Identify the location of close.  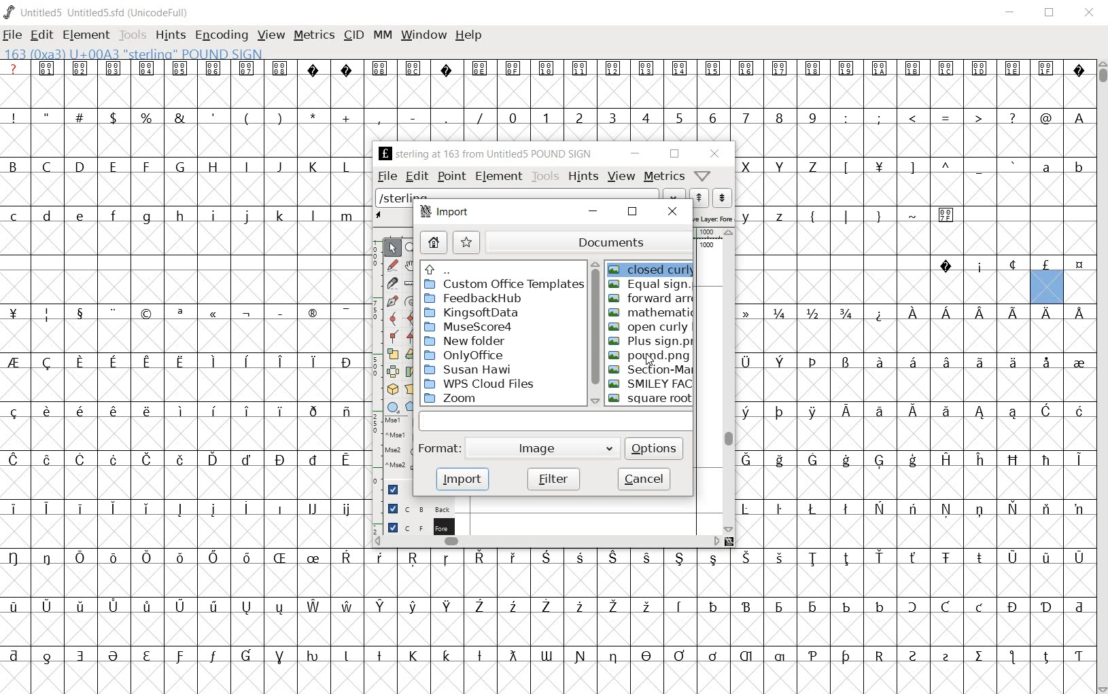
(1090, 14).